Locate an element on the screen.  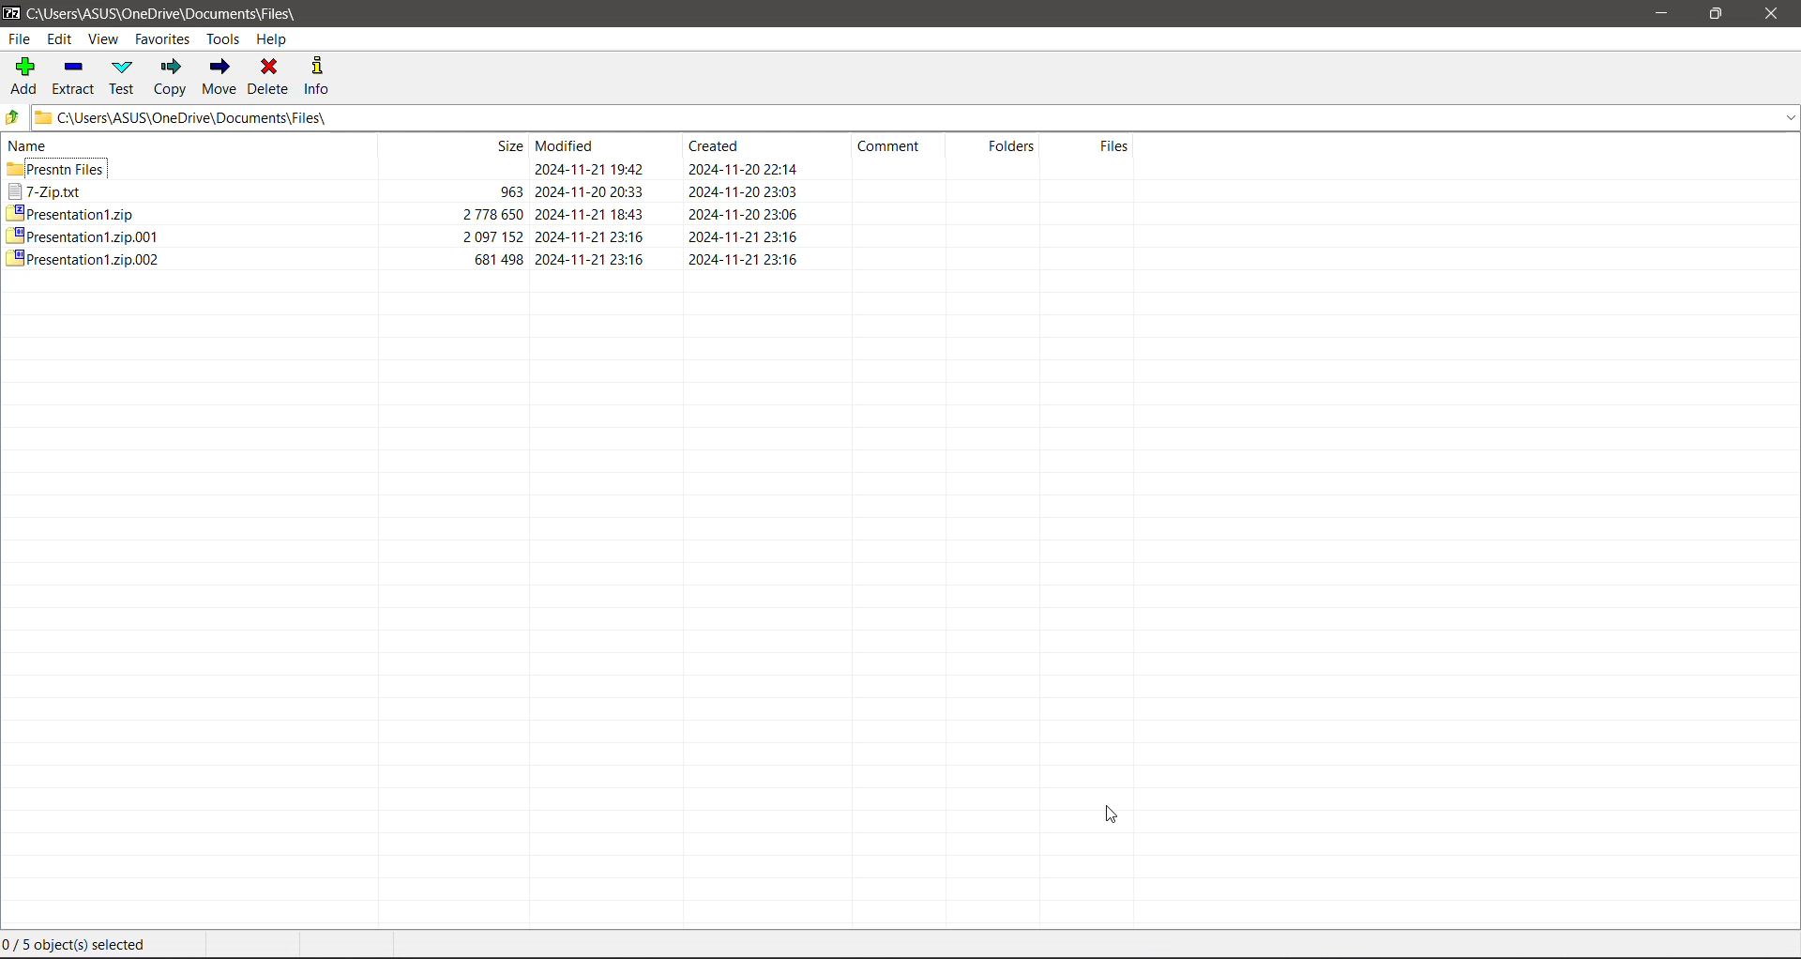
Move Up one level is located at coordinates (13, 116).